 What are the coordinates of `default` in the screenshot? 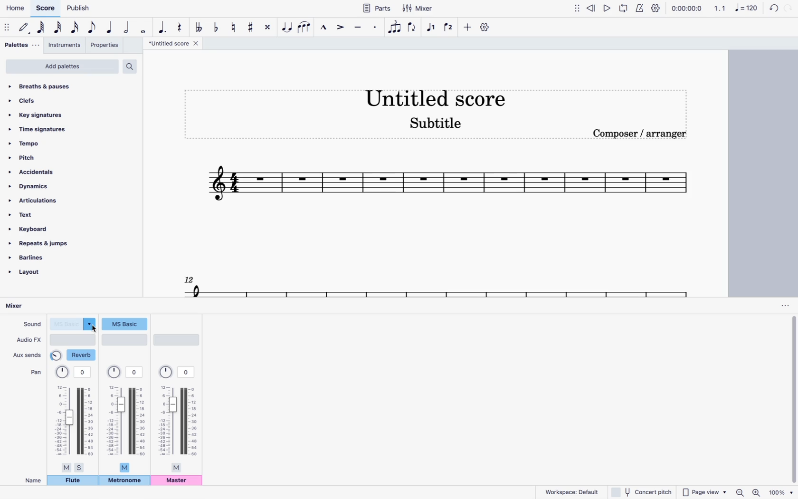 It's located at (25, 28).